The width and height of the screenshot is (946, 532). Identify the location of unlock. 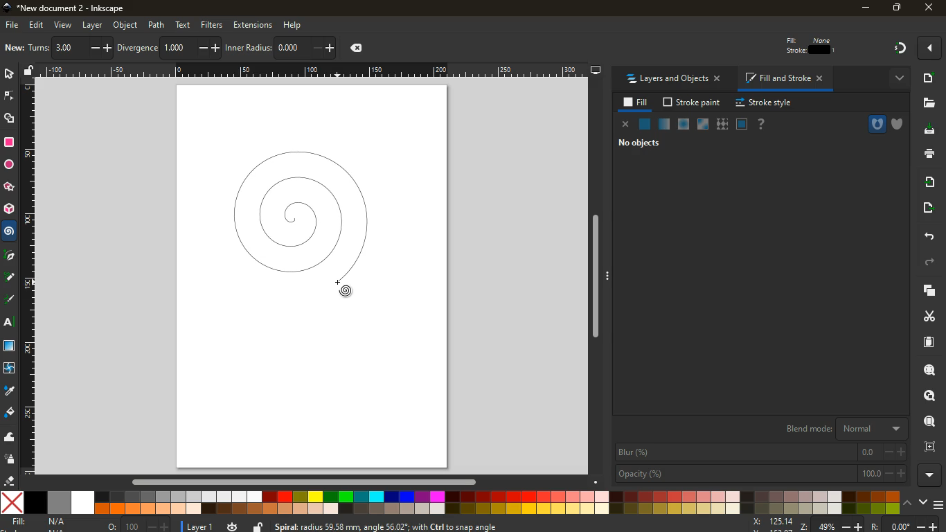
(26, 72).